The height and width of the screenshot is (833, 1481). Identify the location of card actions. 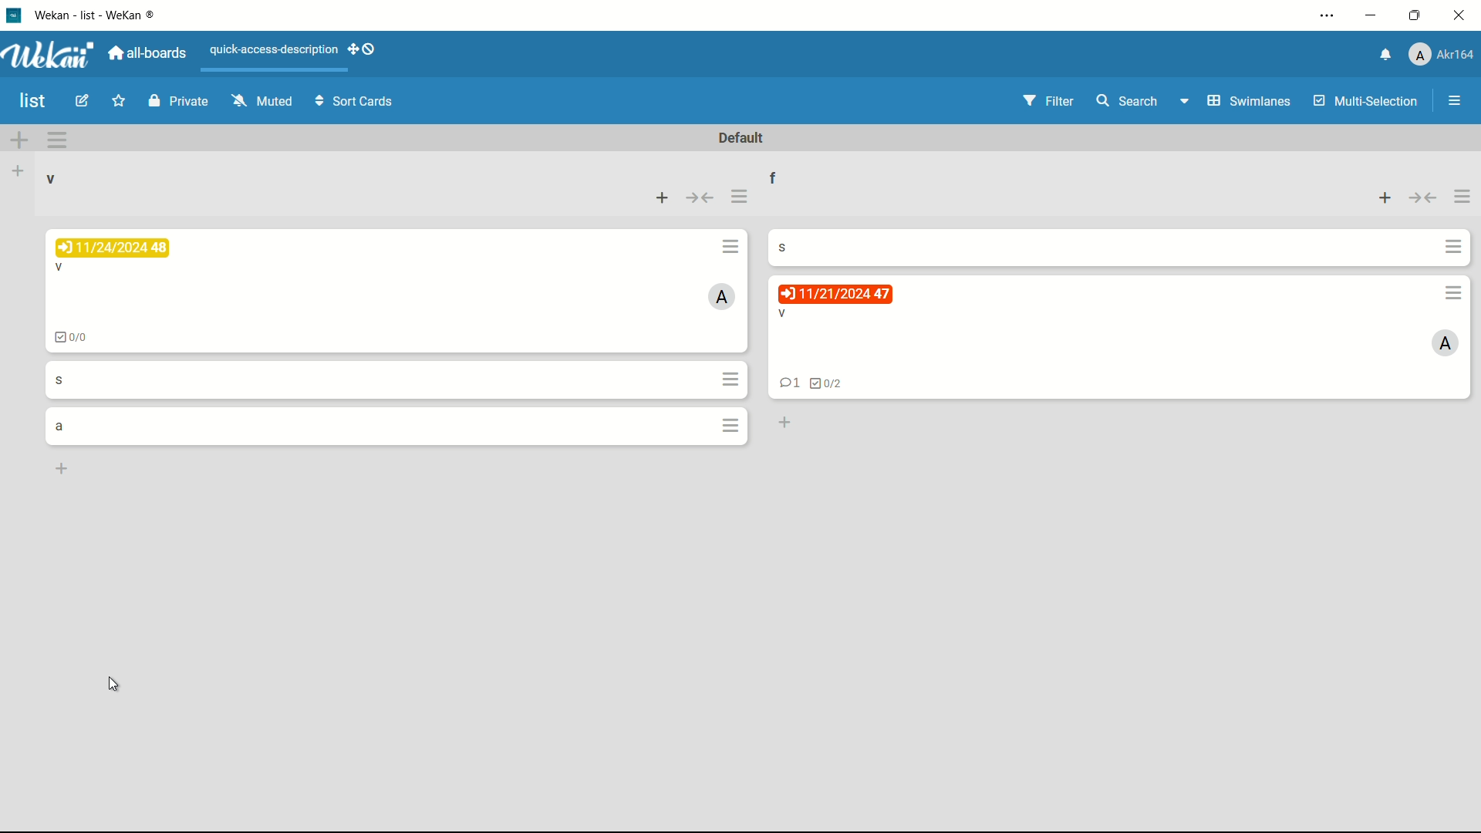
(730, 245).